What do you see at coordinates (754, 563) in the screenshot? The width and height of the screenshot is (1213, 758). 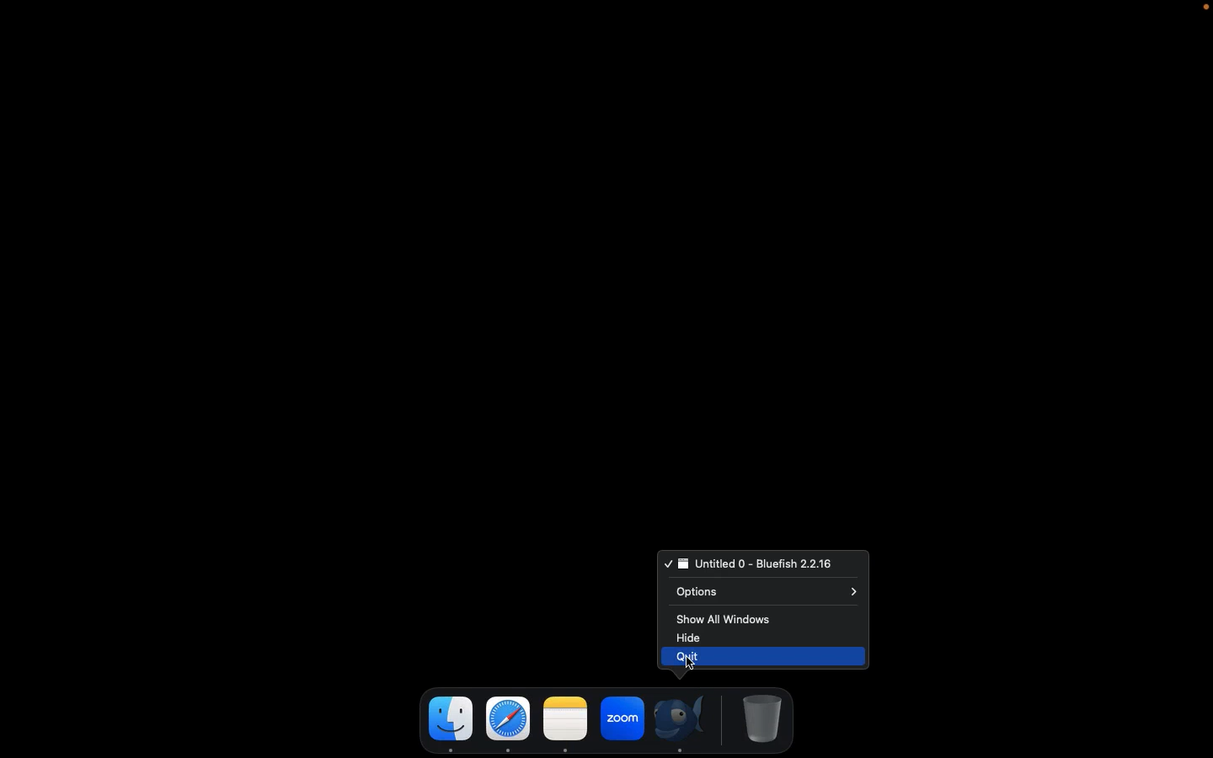 I see `Bluefish` at bounding box center [754, 563].